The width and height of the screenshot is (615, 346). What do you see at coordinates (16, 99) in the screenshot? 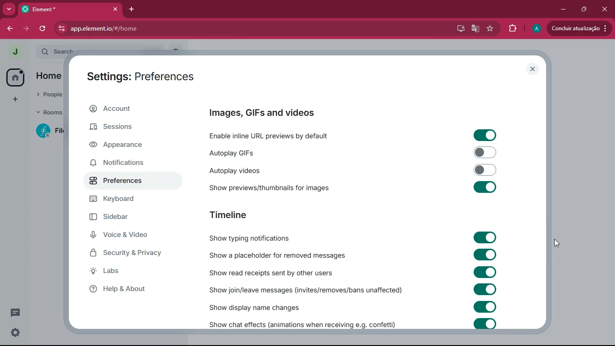
I see `more` at bounding box center [16, 99].